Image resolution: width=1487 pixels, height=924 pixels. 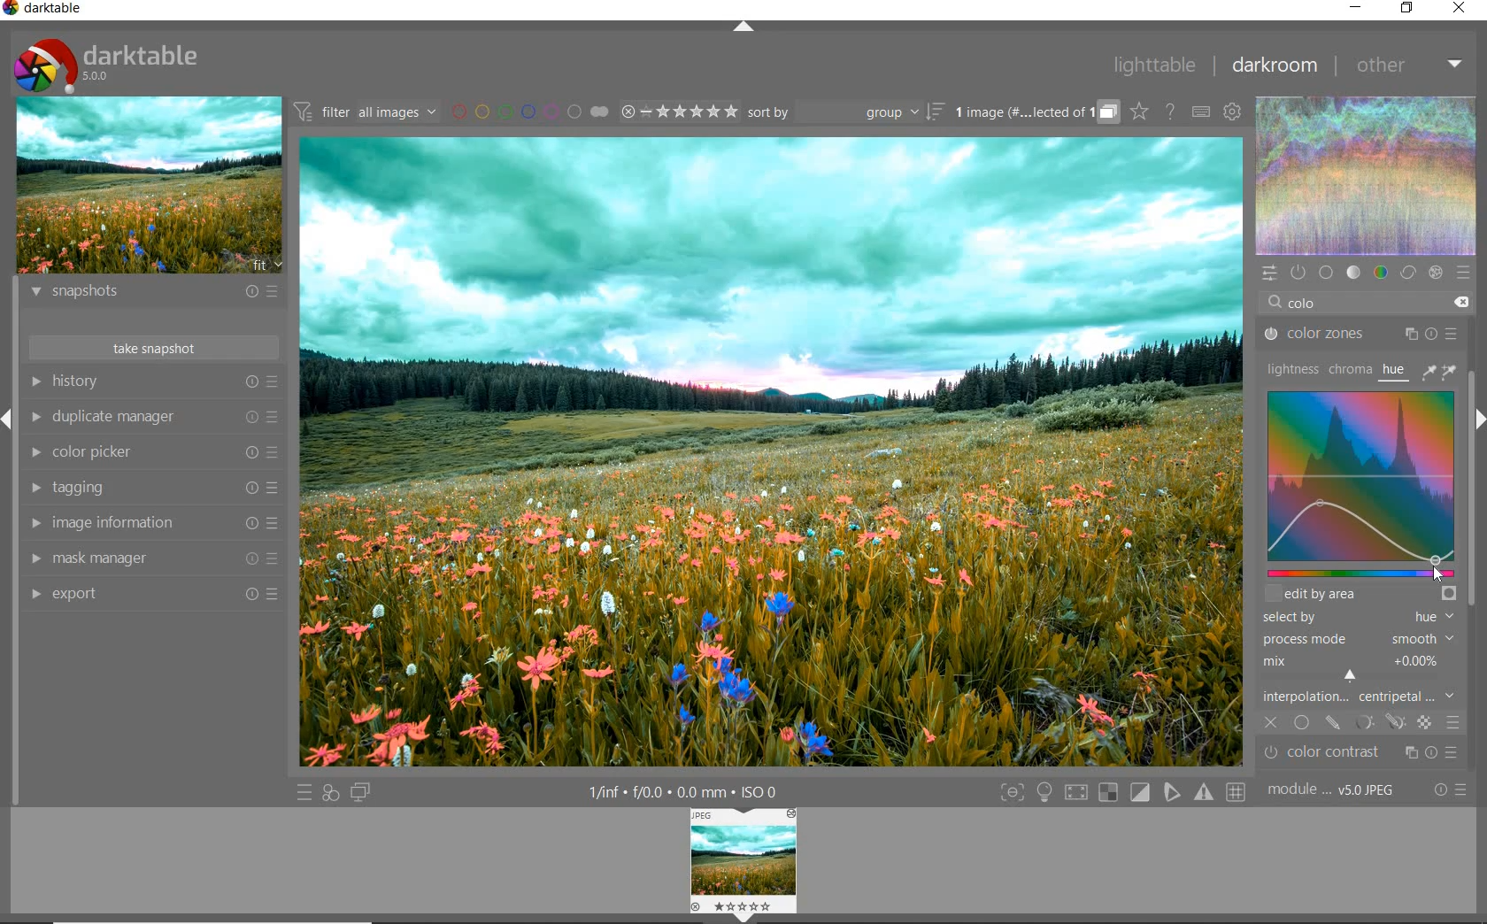 What do you see at coordinates (1358, 9) in the screenshot?
I see `minimize` at bounding box center [1358, 9].